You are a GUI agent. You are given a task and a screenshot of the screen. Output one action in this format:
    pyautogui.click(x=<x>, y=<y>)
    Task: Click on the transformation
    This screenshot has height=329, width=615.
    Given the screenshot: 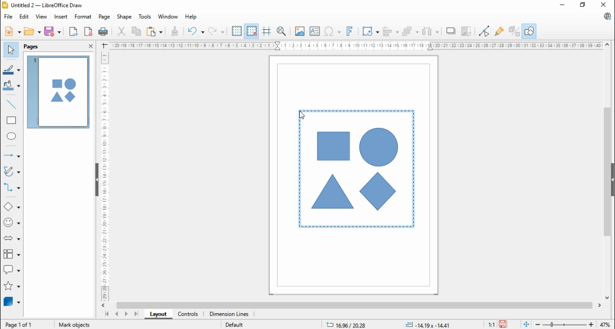 What is the action you would take?
    pyautogui.click(x=370, y=31)
    